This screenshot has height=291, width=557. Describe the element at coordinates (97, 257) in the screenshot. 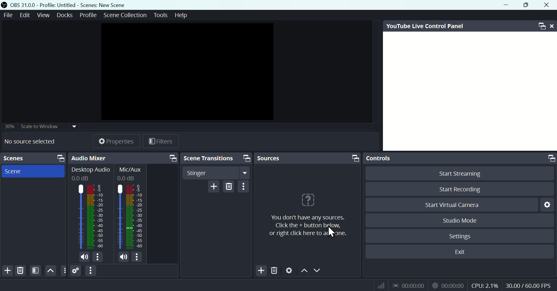

I see `options` at that location.